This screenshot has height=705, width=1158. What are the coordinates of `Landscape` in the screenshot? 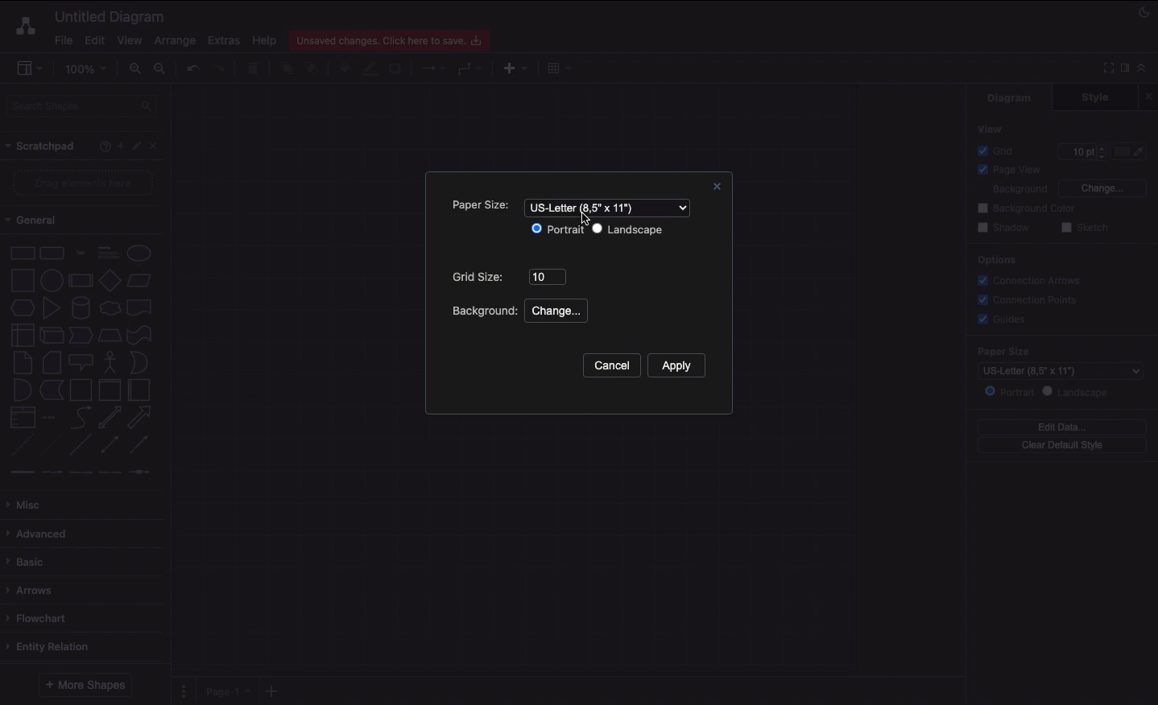 It's located at (627, 229).